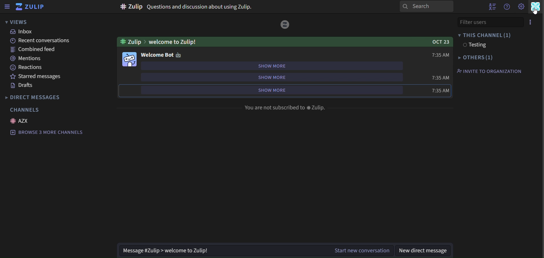  Describe the element at coordinates (128, 7) in the screenshot. I see `#Zulip` at that location.